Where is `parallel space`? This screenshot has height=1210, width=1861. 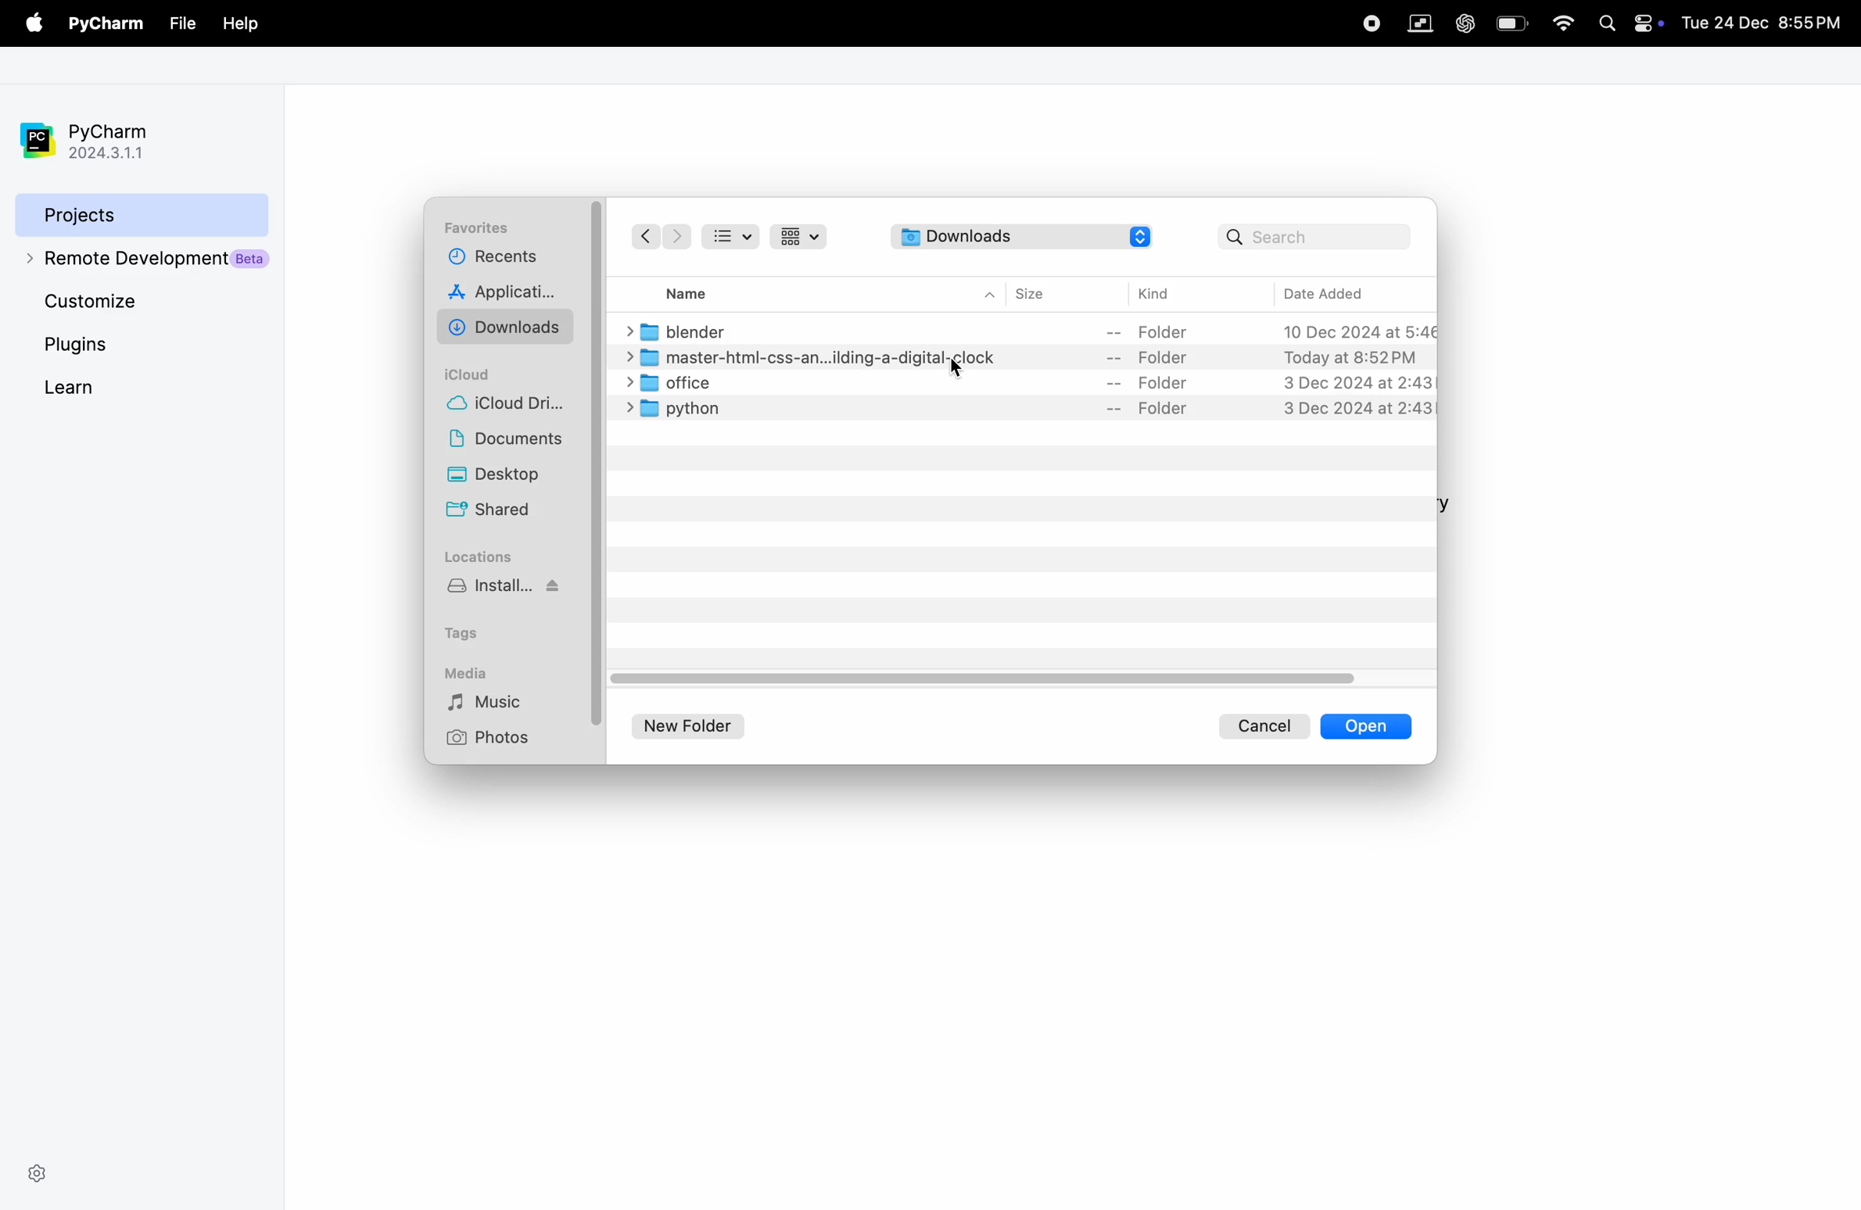 parallel space is located at coordinates (1416, 22).